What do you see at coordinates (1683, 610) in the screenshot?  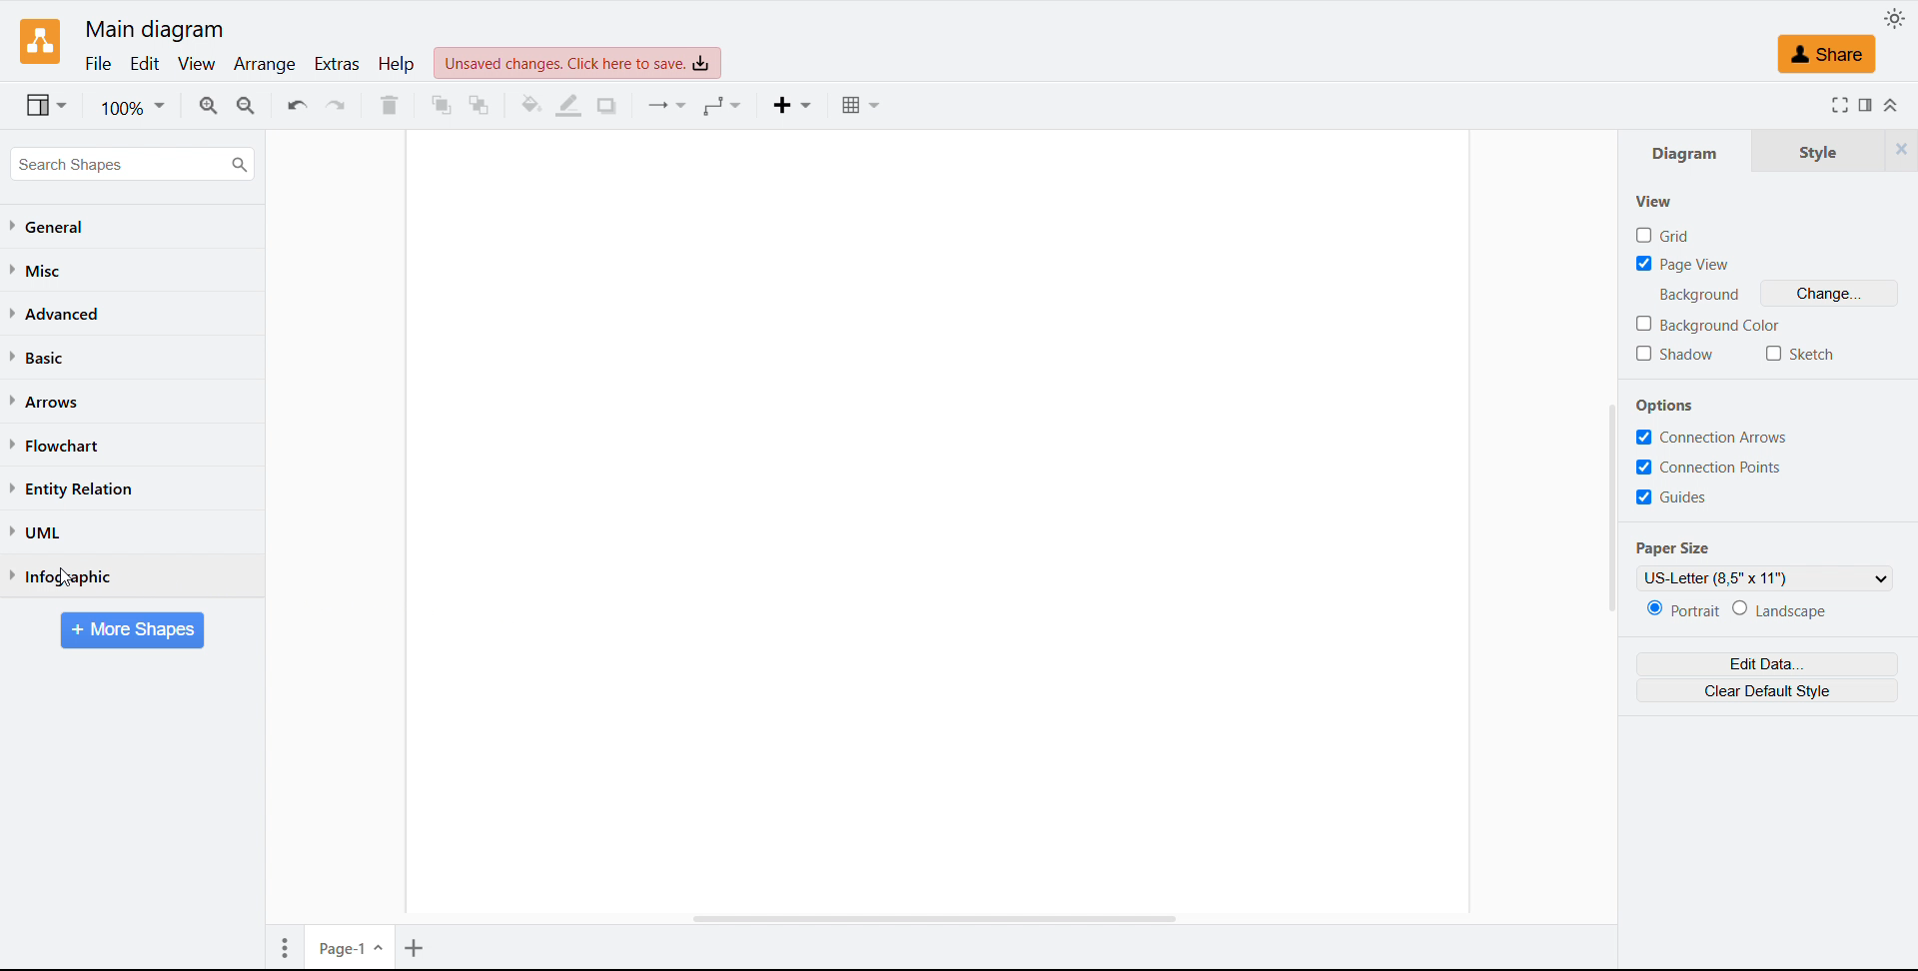 I see `Portrait ` at bounding box center [1683, 610].